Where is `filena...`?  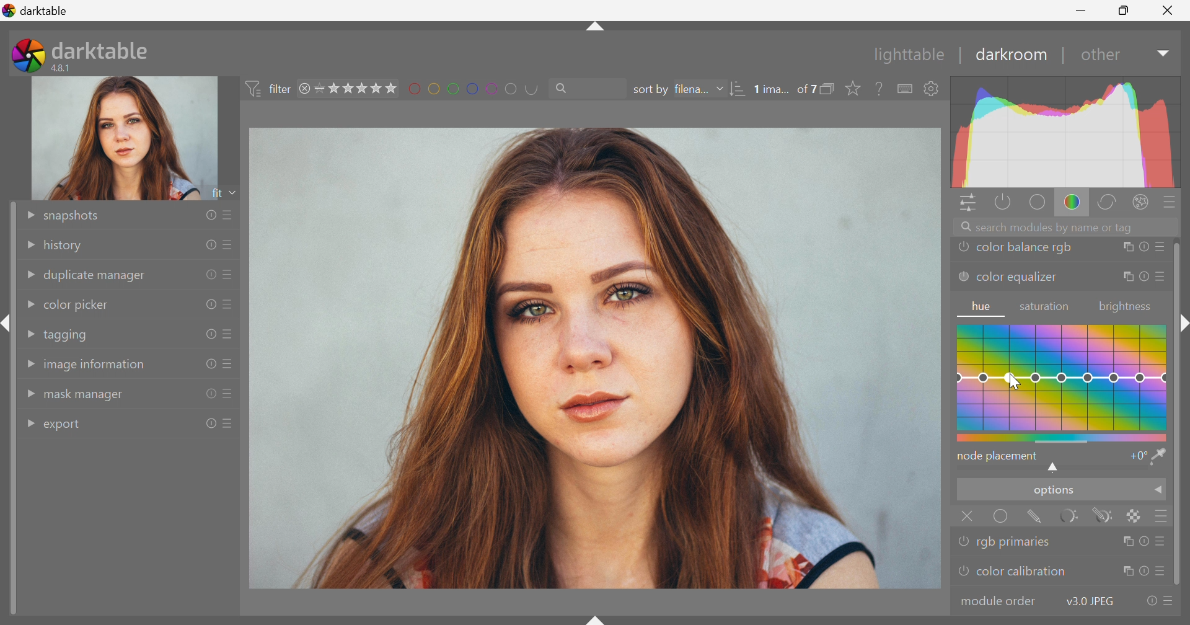 filena... is located at coordinates (692, 88).